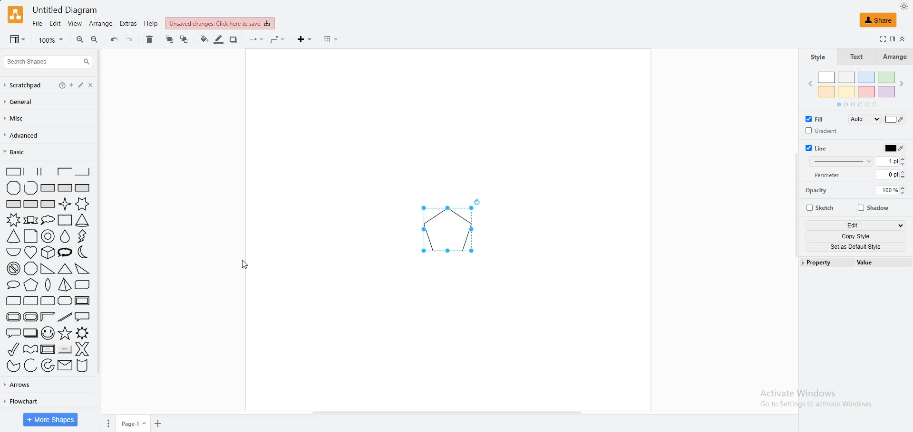  Describe the element at coordinates (83, 220) in the screenshot. I see `cone` at that location.